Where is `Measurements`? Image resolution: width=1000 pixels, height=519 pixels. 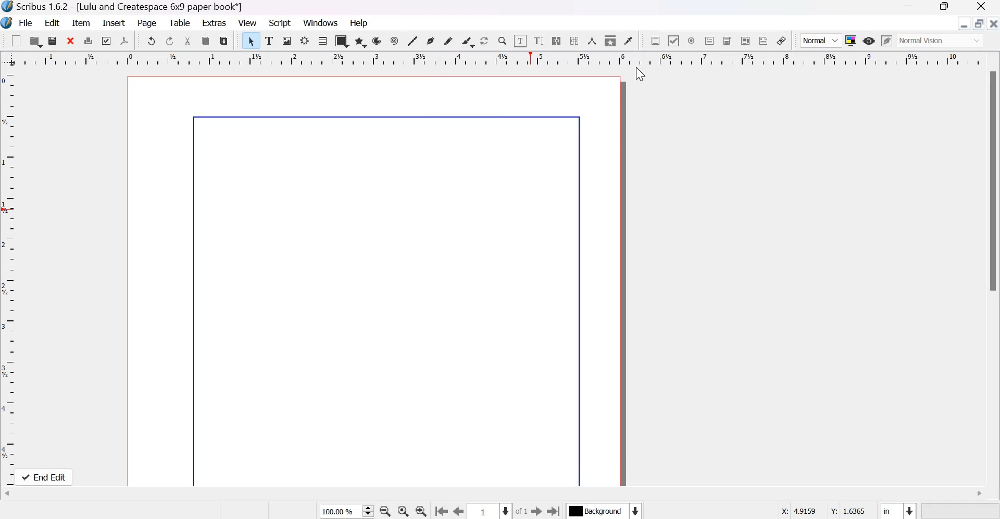
Measurements is located at coordinates (592, 42).